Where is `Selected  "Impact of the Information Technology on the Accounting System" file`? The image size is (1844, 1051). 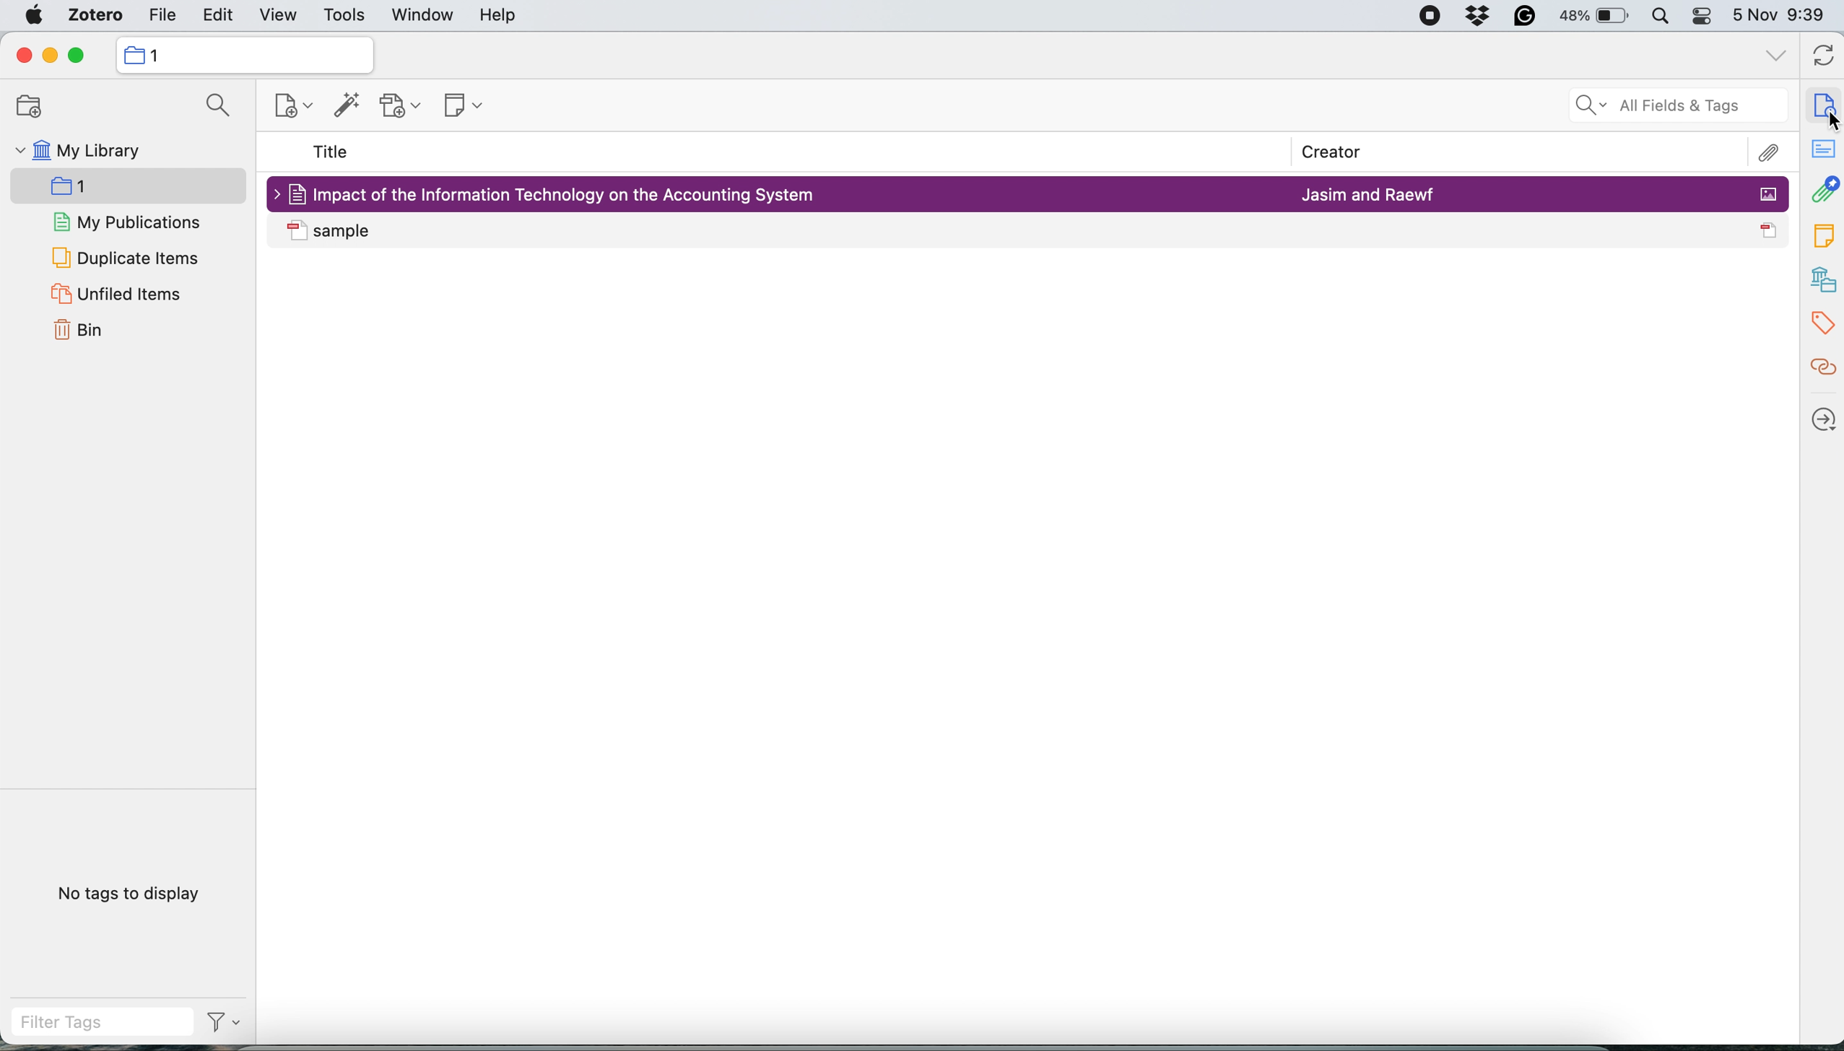
Selected  "Impact of the Information Technology on the Accounting System" file is located at coordinates (554, 194).